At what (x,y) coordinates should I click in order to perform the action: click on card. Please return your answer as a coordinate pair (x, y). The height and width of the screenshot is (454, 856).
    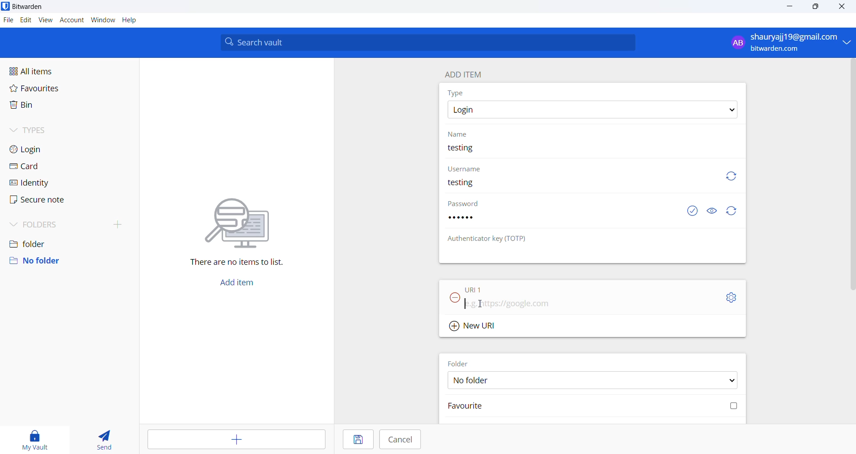
    Looking at the image, I should click on (46, 166).